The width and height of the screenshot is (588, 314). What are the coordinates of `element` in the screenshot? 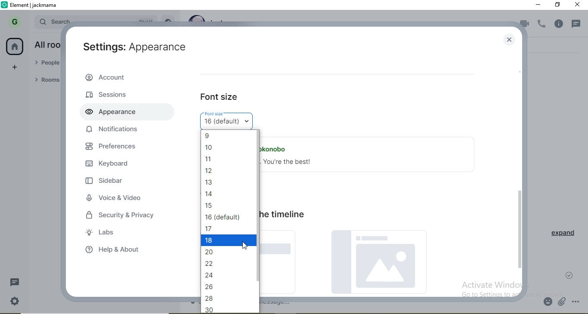 It's located at (34, 6).